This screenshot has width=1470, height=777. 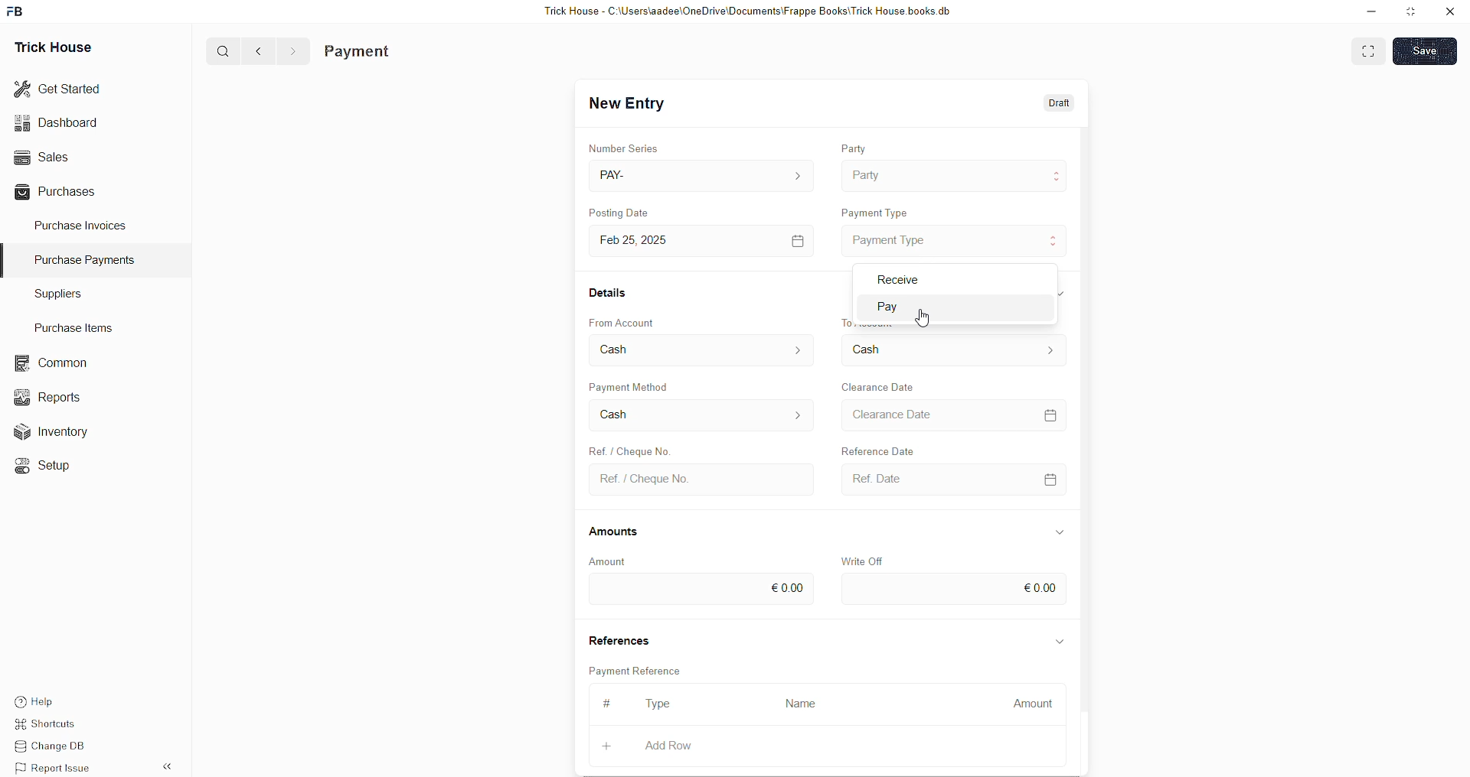 I want to click on Purchase Invoice, so click(x=395, y=51).